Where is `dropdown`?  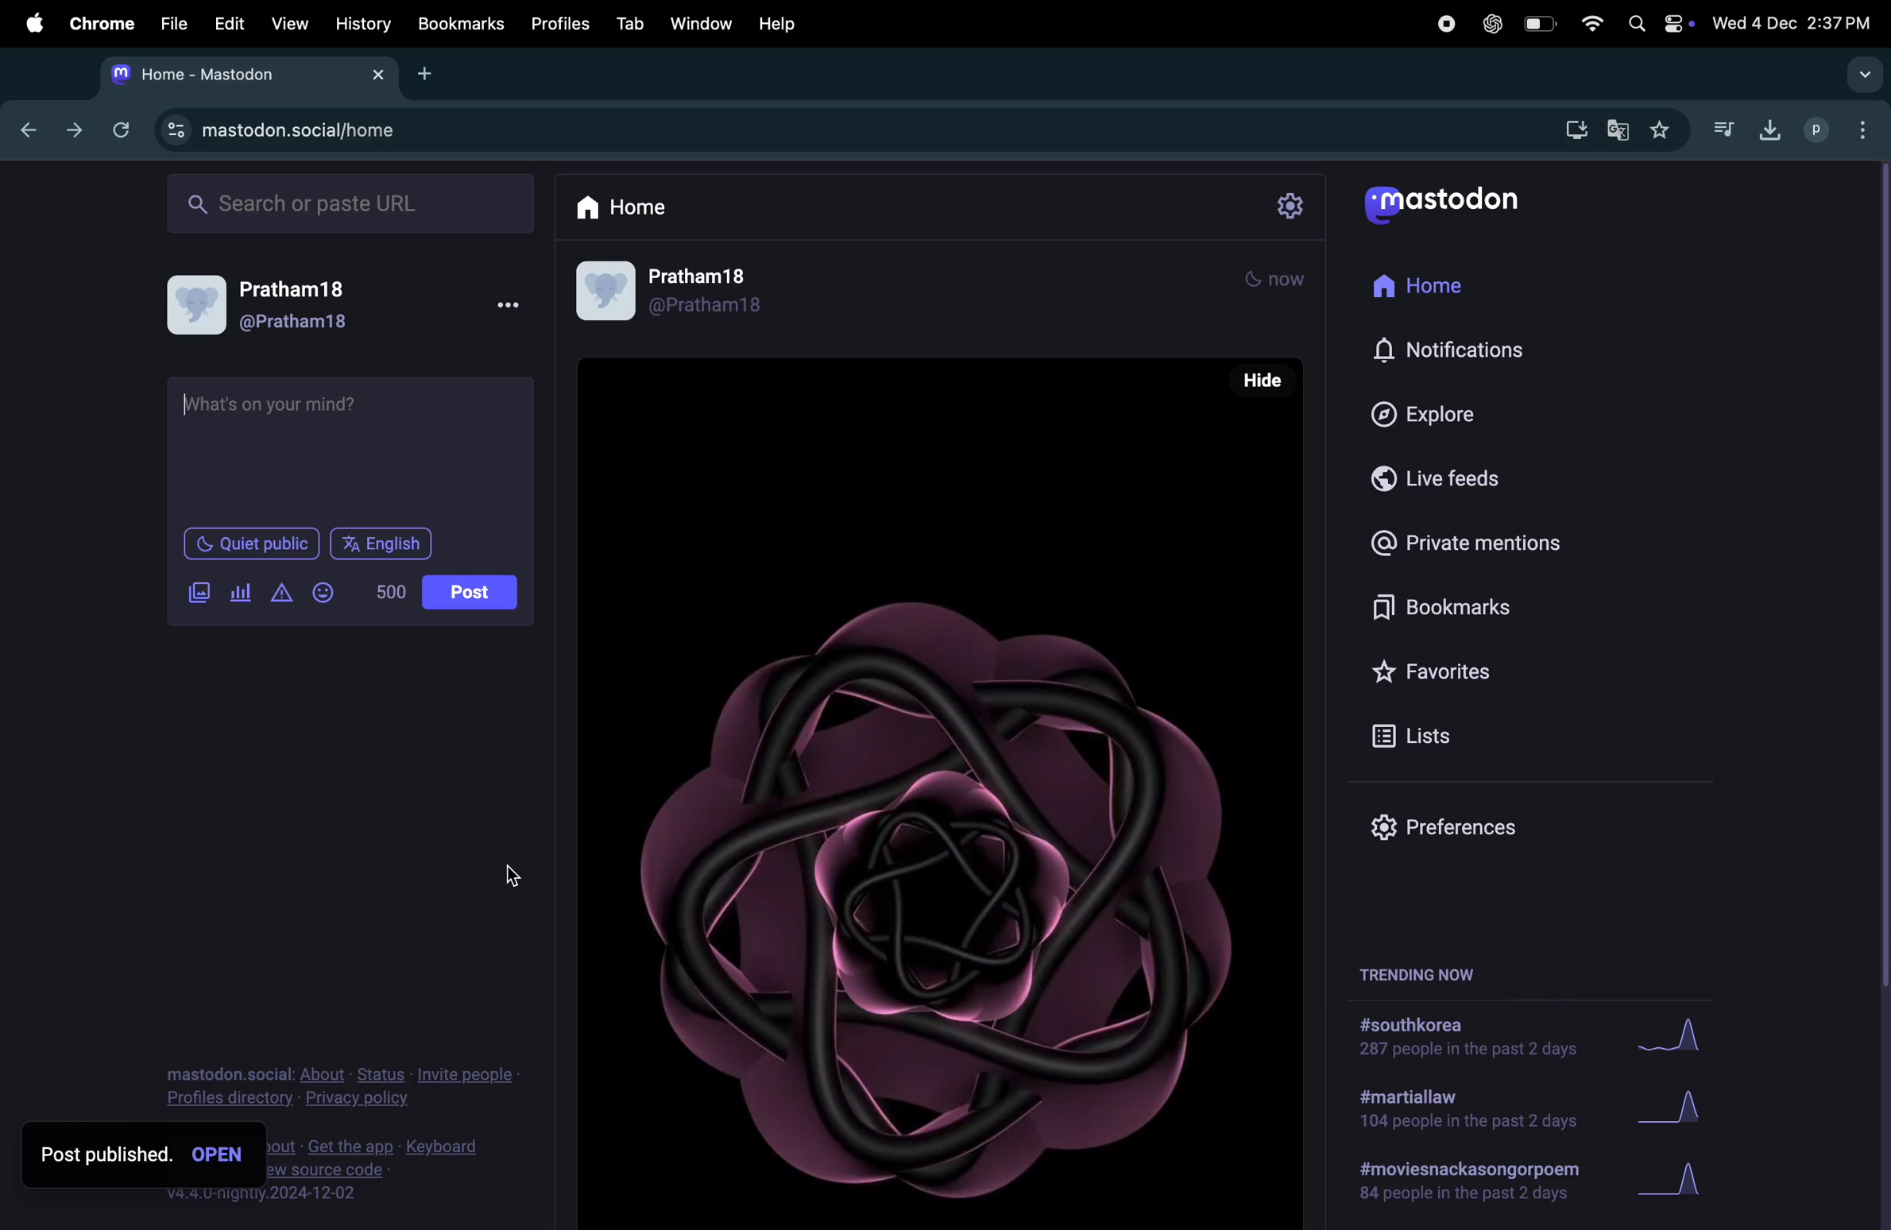 dropdown is located at coordinates (1862, 74).